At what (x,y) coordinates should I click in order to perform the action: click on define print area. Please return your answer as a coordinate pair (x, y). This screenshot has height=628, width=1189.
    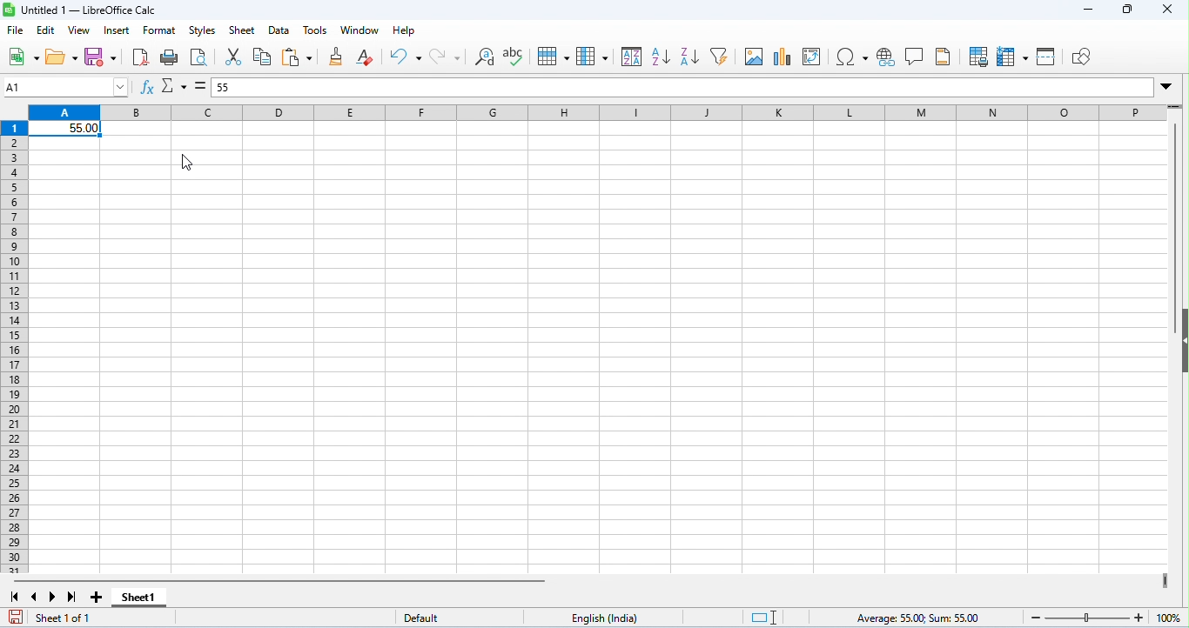
    Looking at the image, I should click on (978, 57).